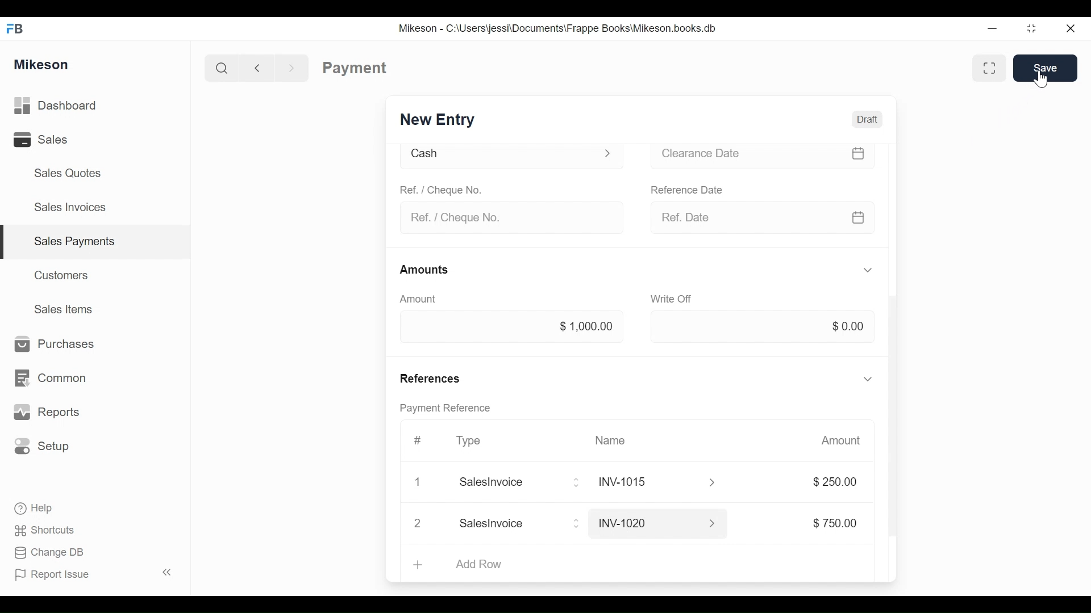  What do you see at coordinates (988, 69) in the screenshot?
I see `Full width toggle` at bounding box center [988, 69].